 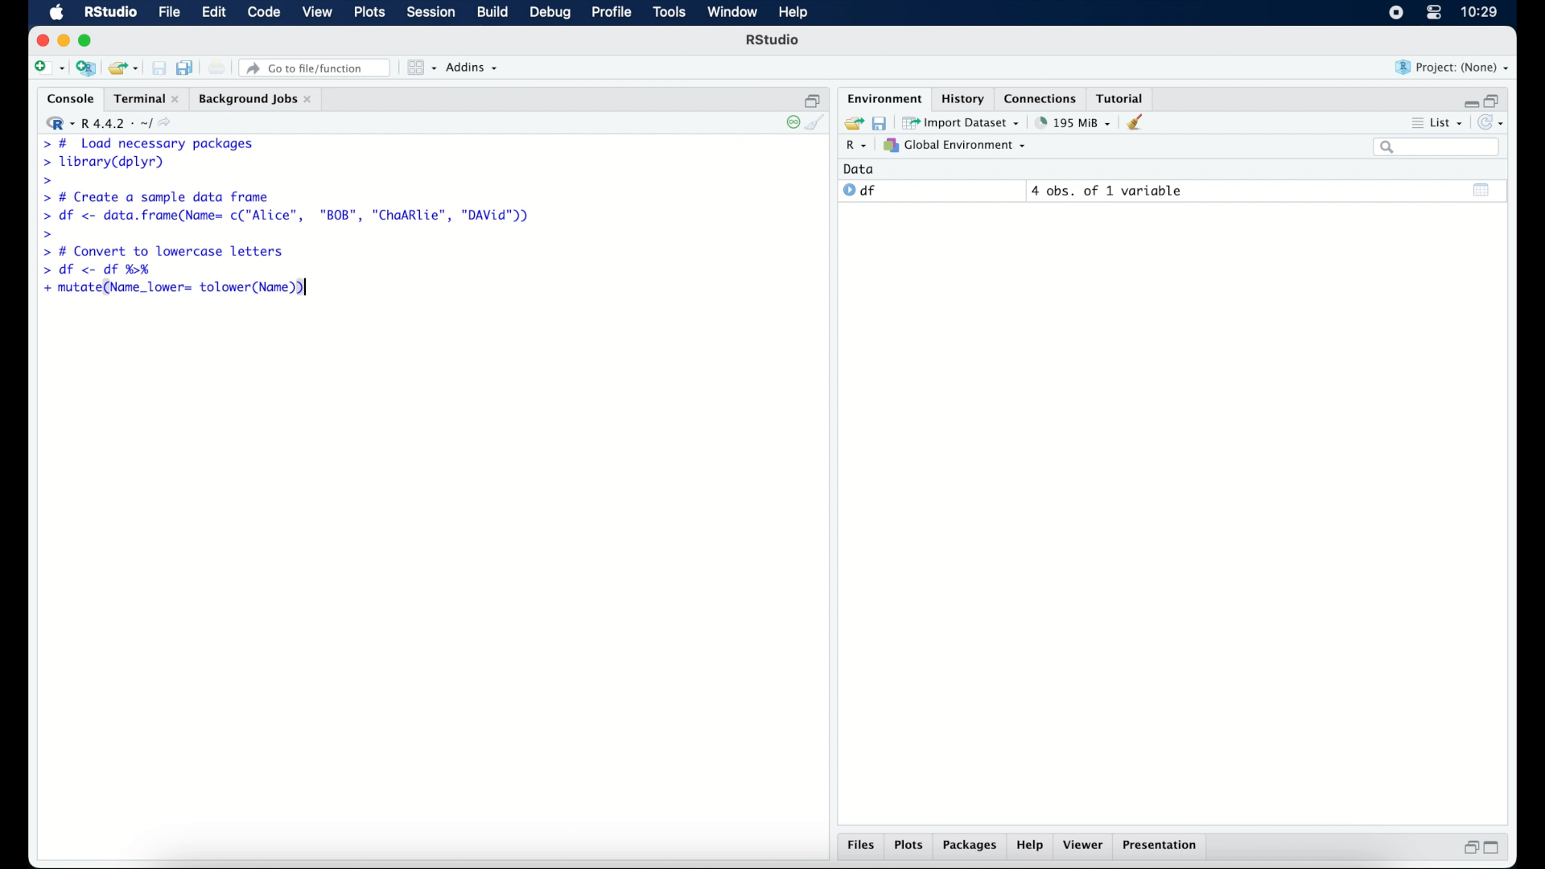 I want to click on create new file, so click(x=48, y=69).